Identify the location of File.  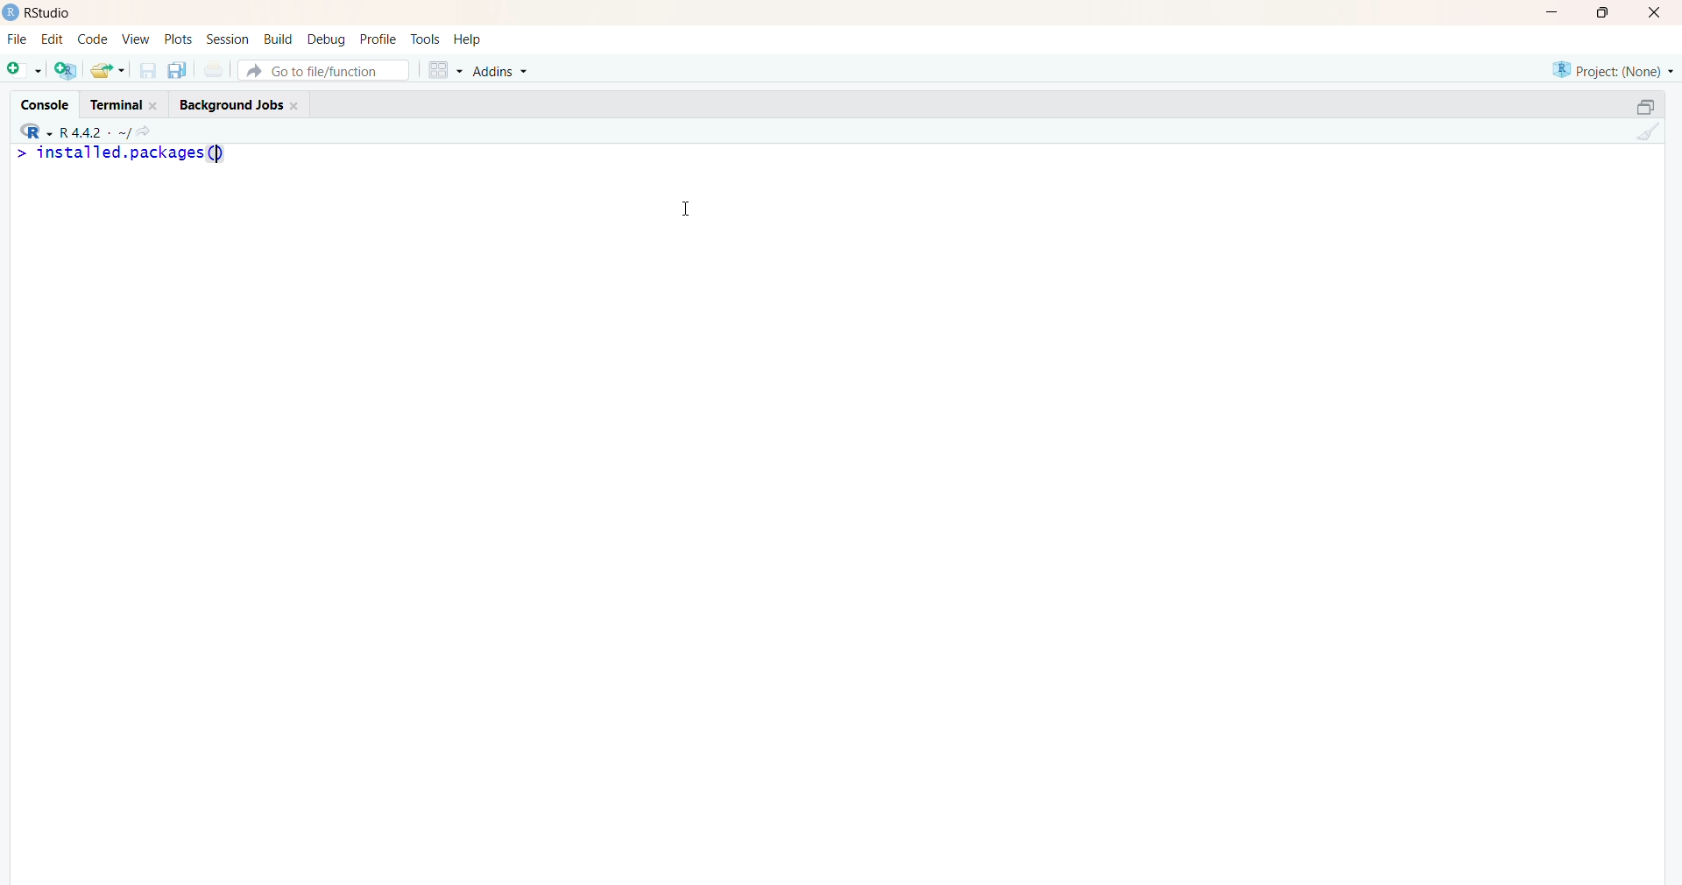
(14, 41).